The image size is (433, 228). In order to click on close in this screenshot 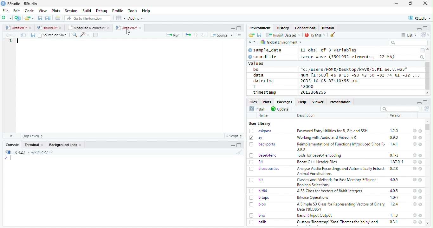, I will do `click(421, 191)`.